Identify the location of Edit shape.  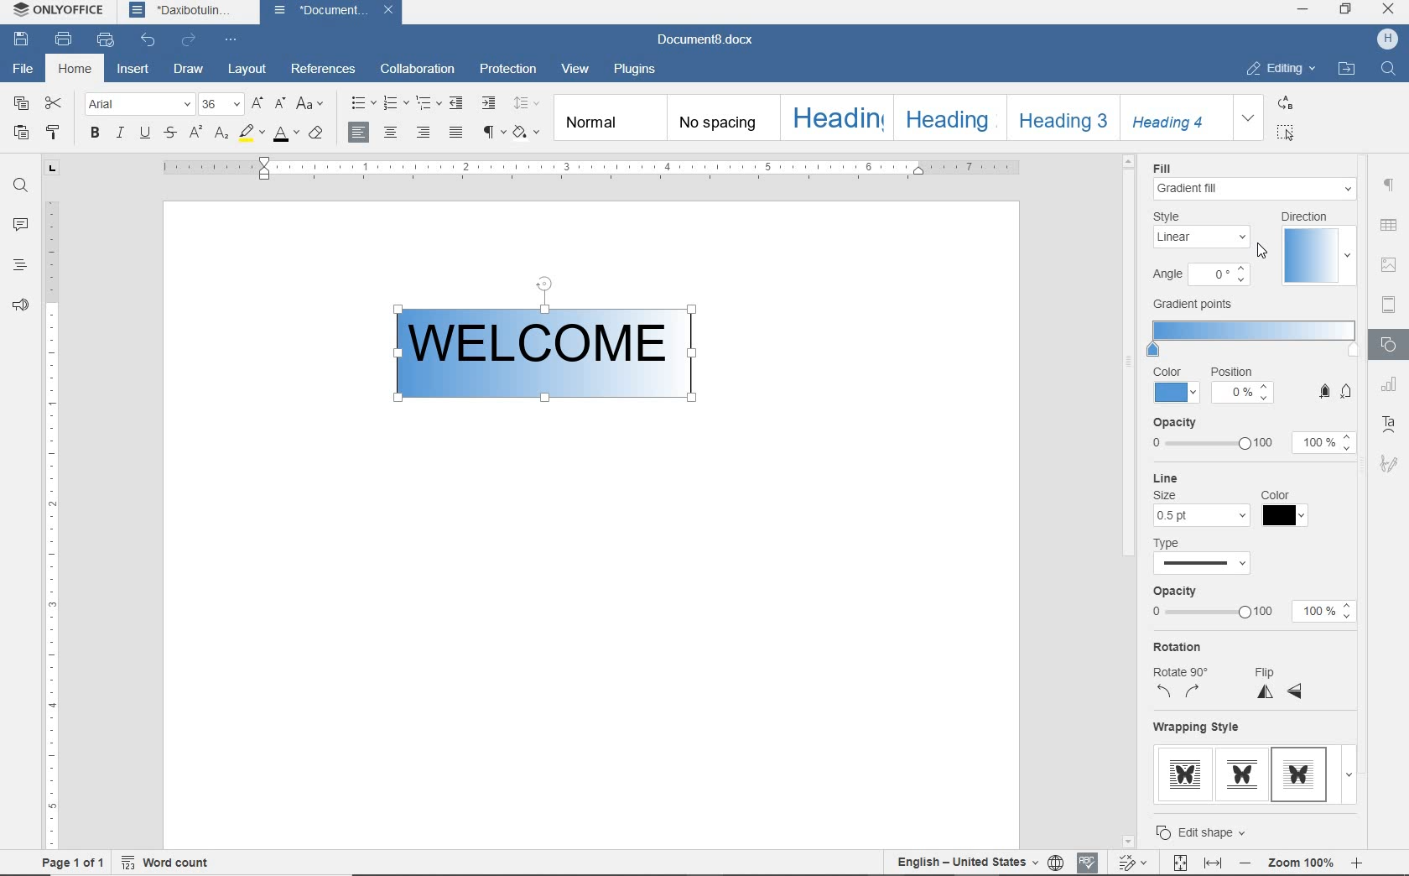
(1207, 830).